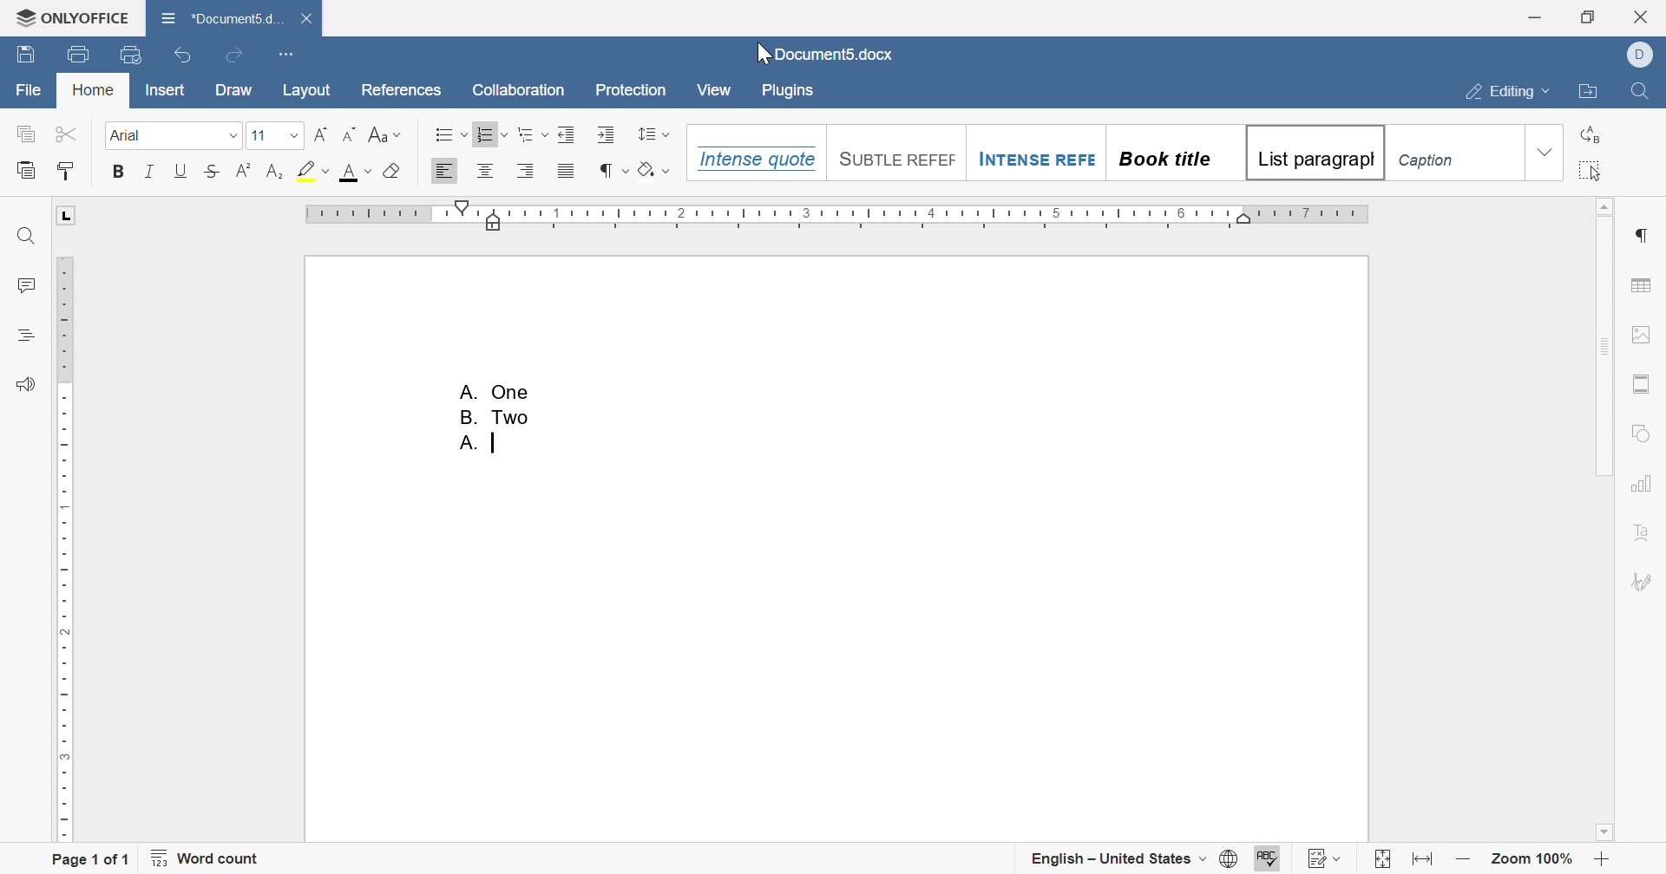 The height and width of the screenshot is (874, 1666). Describe the element at coordinates (232, 136) in the screenshot. I see `drop down` at that location.